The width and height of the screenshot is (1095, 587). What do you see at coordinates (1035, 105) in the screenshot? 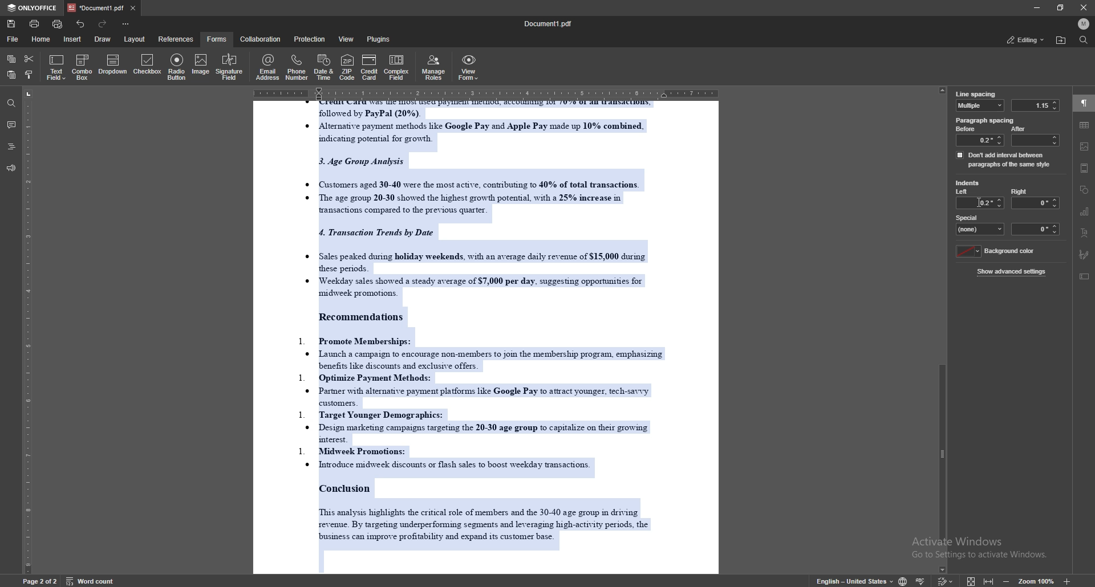
I see `line spacing value` at bounding box center [1035, 105].